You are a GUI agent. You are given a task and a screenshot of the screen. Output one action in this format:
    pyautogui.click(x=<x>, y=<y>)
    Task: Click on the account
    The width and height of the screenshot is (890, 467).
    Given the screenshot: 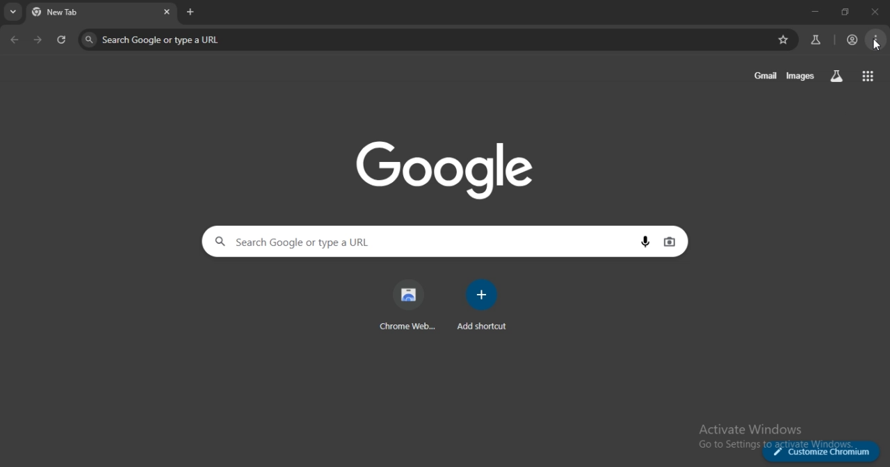 What is the action you would take?
    pyautogui.click(x=850, y=40)
    